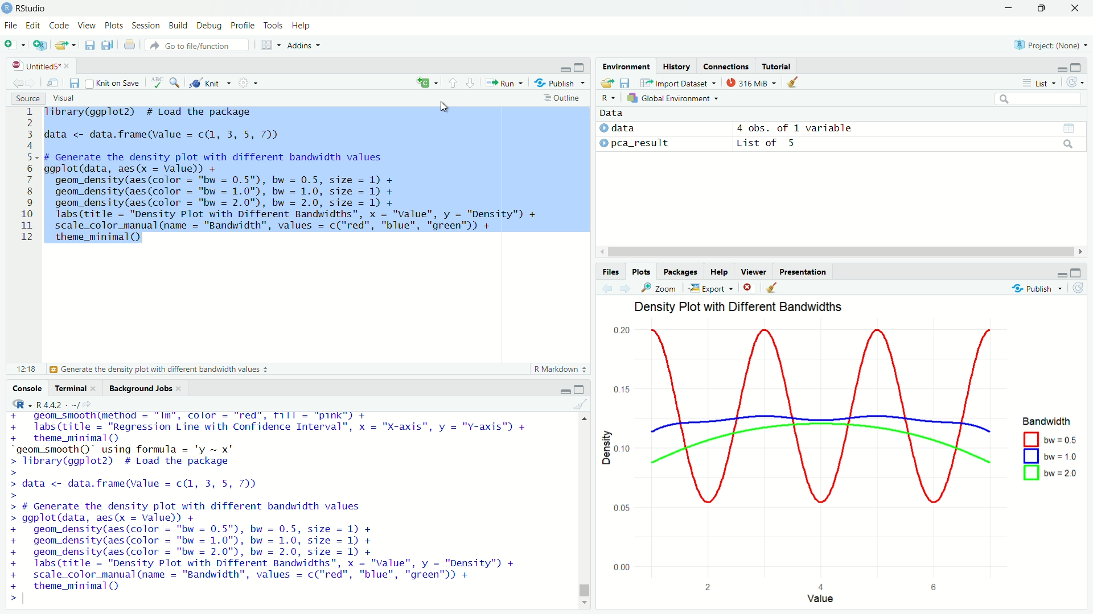 The width and height of the screenshot is (1093, 614). Describe the element at coordinates (86, 25) in the screenshot. I see `View` at that location.